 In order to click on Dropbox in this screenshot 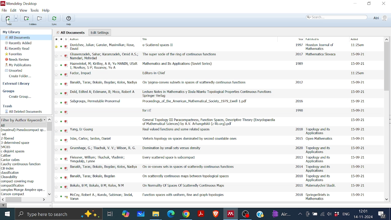, I will do `click(336, 214)`.